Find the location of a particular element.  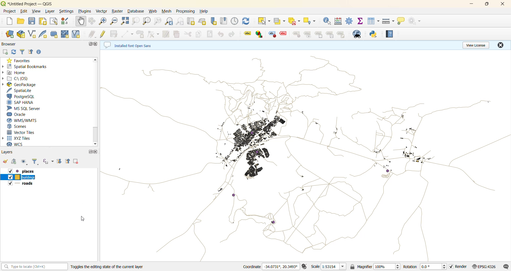

web is located at coordinates (154, 12).